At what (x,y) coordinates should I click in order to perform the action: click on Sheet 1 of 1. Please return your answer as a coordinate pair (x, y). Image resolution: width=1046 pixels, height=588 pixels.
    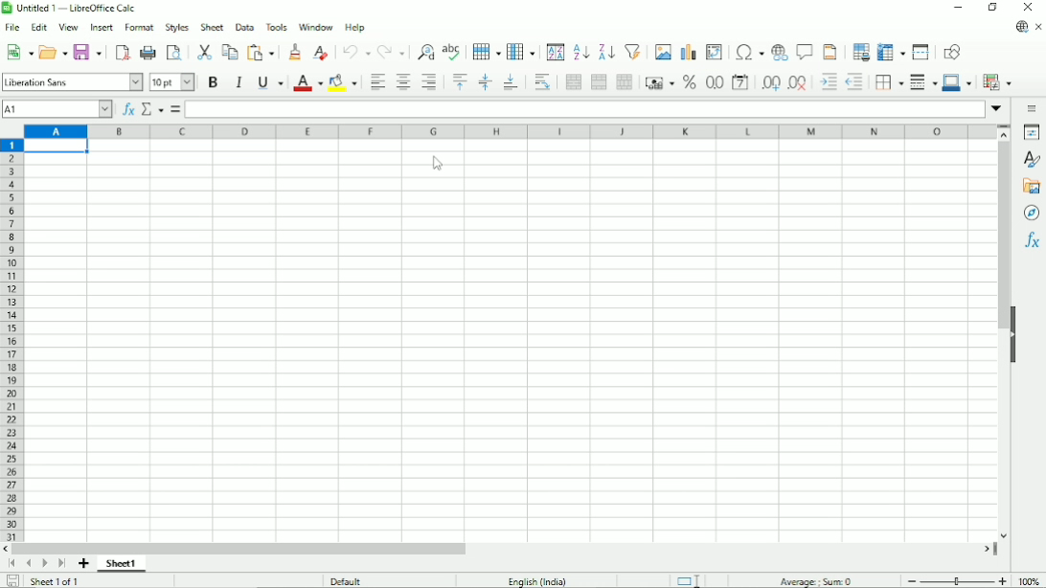
    Looking at the image, I should click on (57, 581).